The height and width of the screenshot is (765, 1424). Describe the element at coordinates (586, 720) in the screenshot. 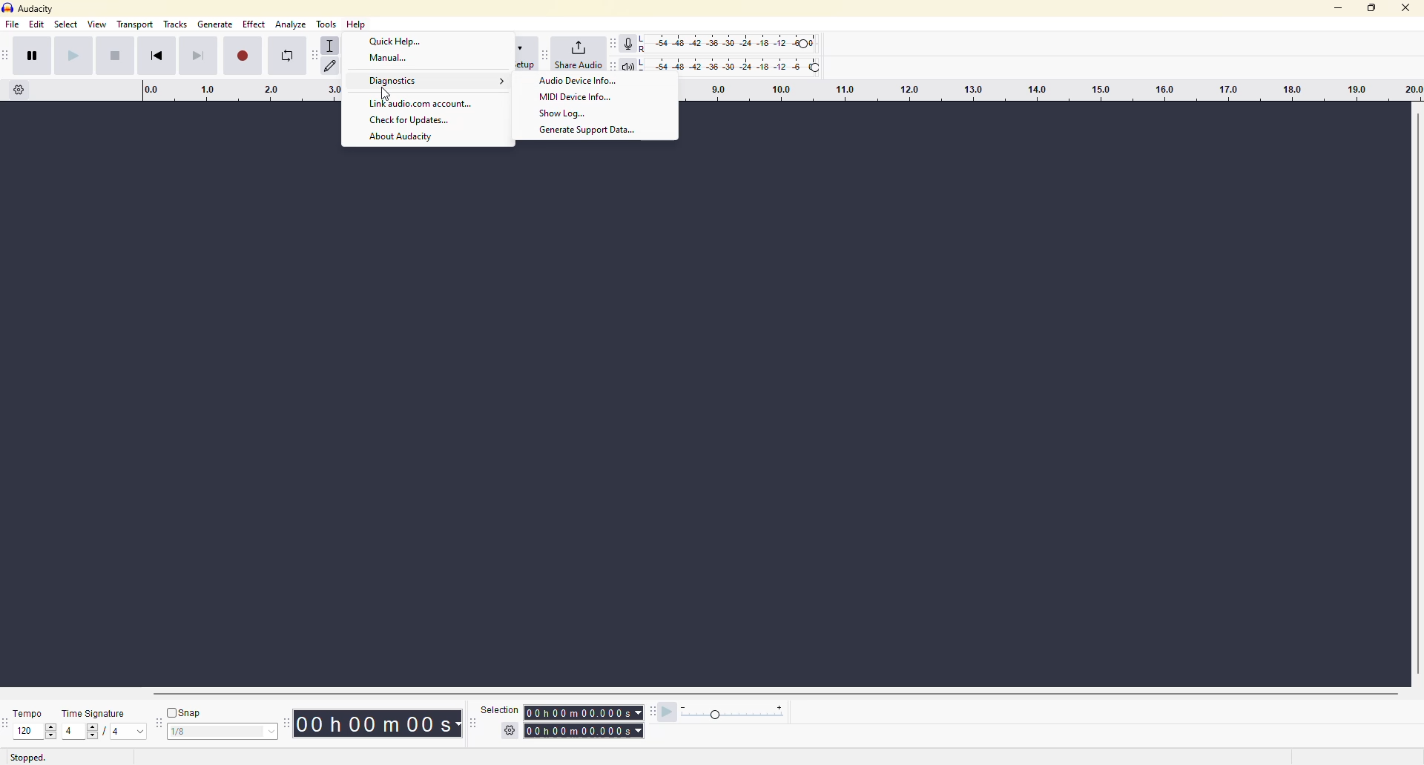

I see `time` at that location.